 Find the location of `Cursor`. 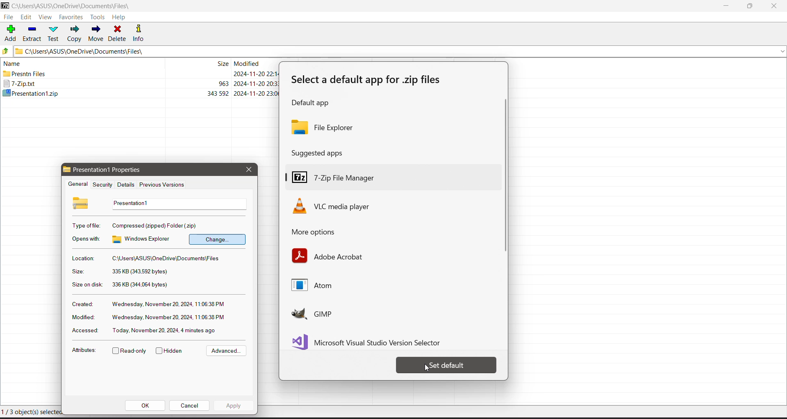

Cursor is located at coordinates (425, 368).